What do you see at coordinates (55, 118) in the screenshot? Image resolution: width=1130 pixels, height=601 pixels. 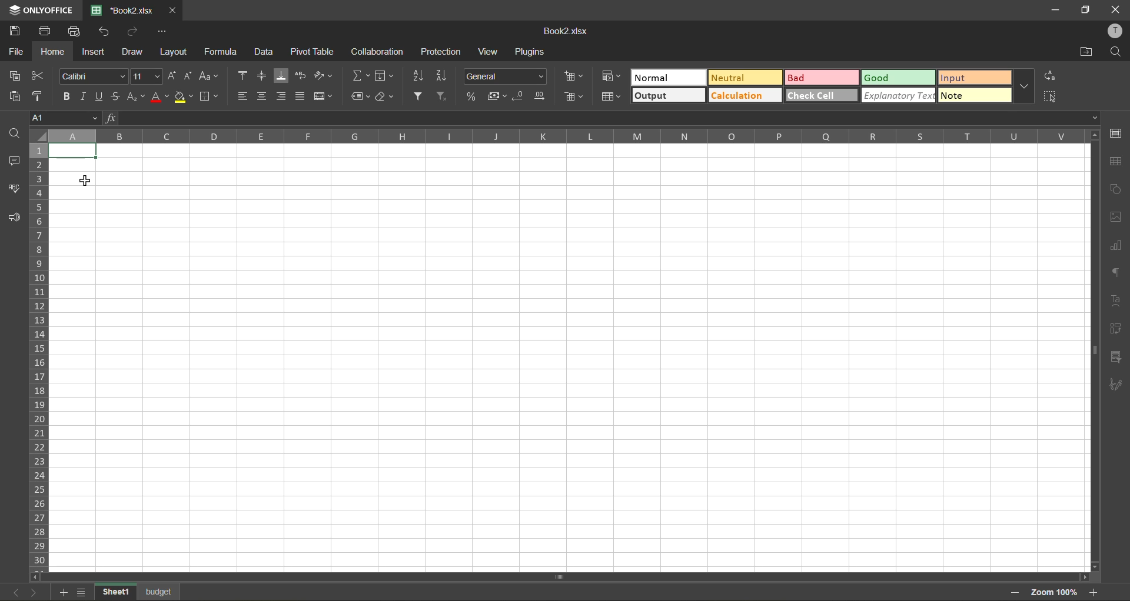 I see `changed cell address` at bounding box center [55, 118].